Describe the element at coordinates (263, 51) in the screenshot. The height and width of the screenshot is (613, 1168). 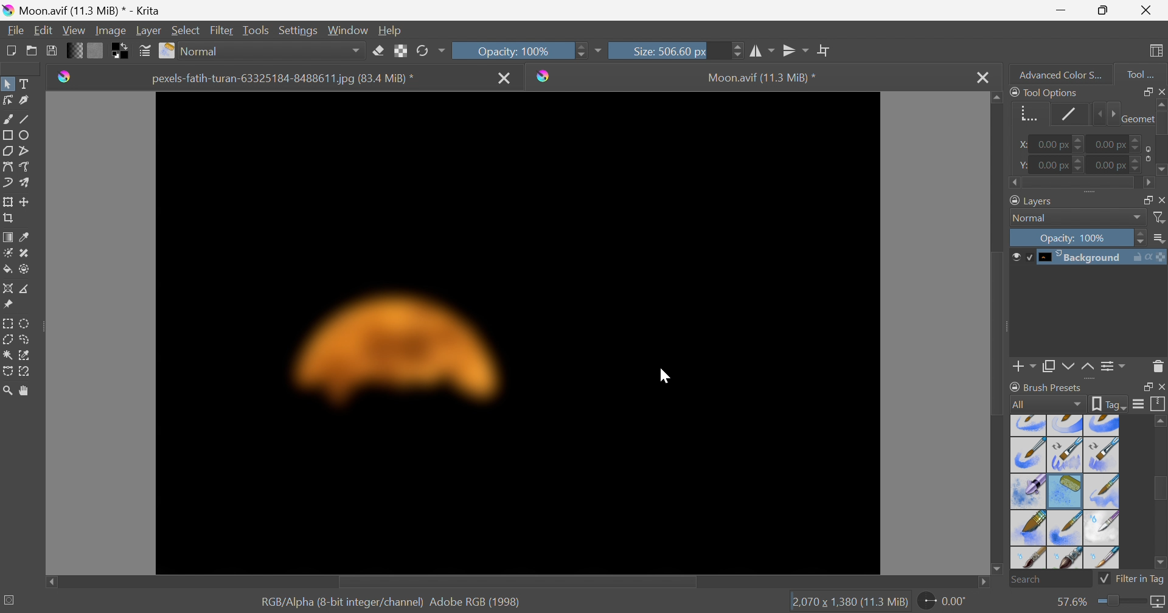
I see `Favorites` at that location.